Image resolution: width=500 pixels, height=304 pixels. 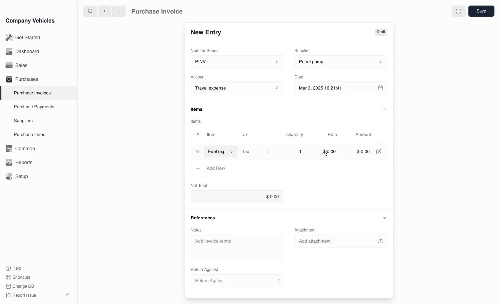 What do you see at coordinates (236, 281) in the screenshot?
I see `Return Against` at bounding box center [236, 281].